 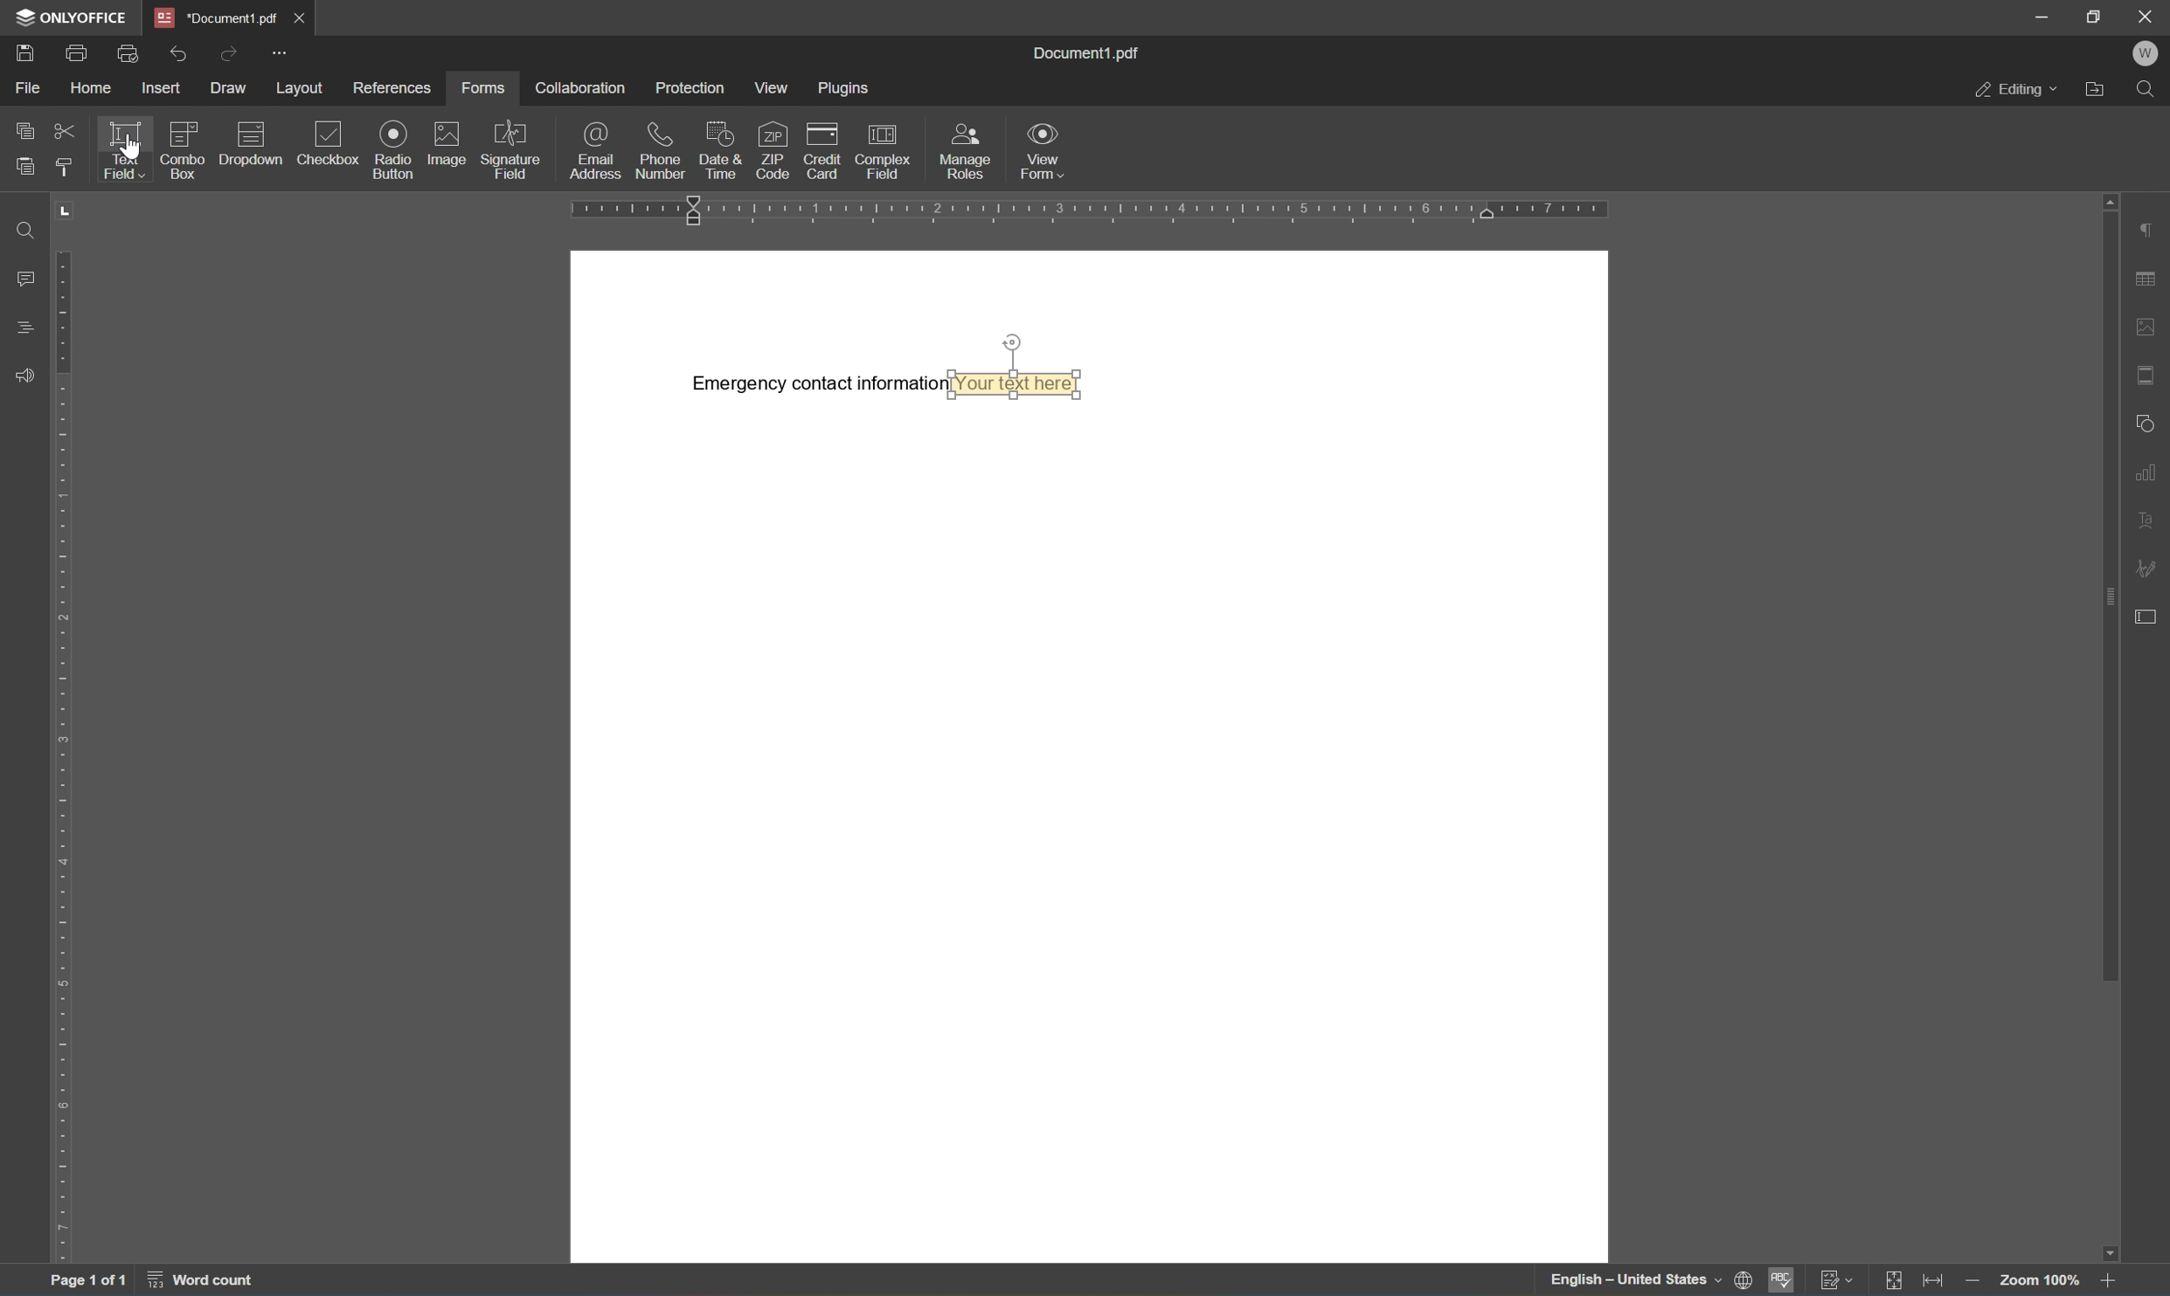 What do you see at coordinates (1835, 1278) in the screenshot?
I see `track changes` at bounding box center [1835, 1278].